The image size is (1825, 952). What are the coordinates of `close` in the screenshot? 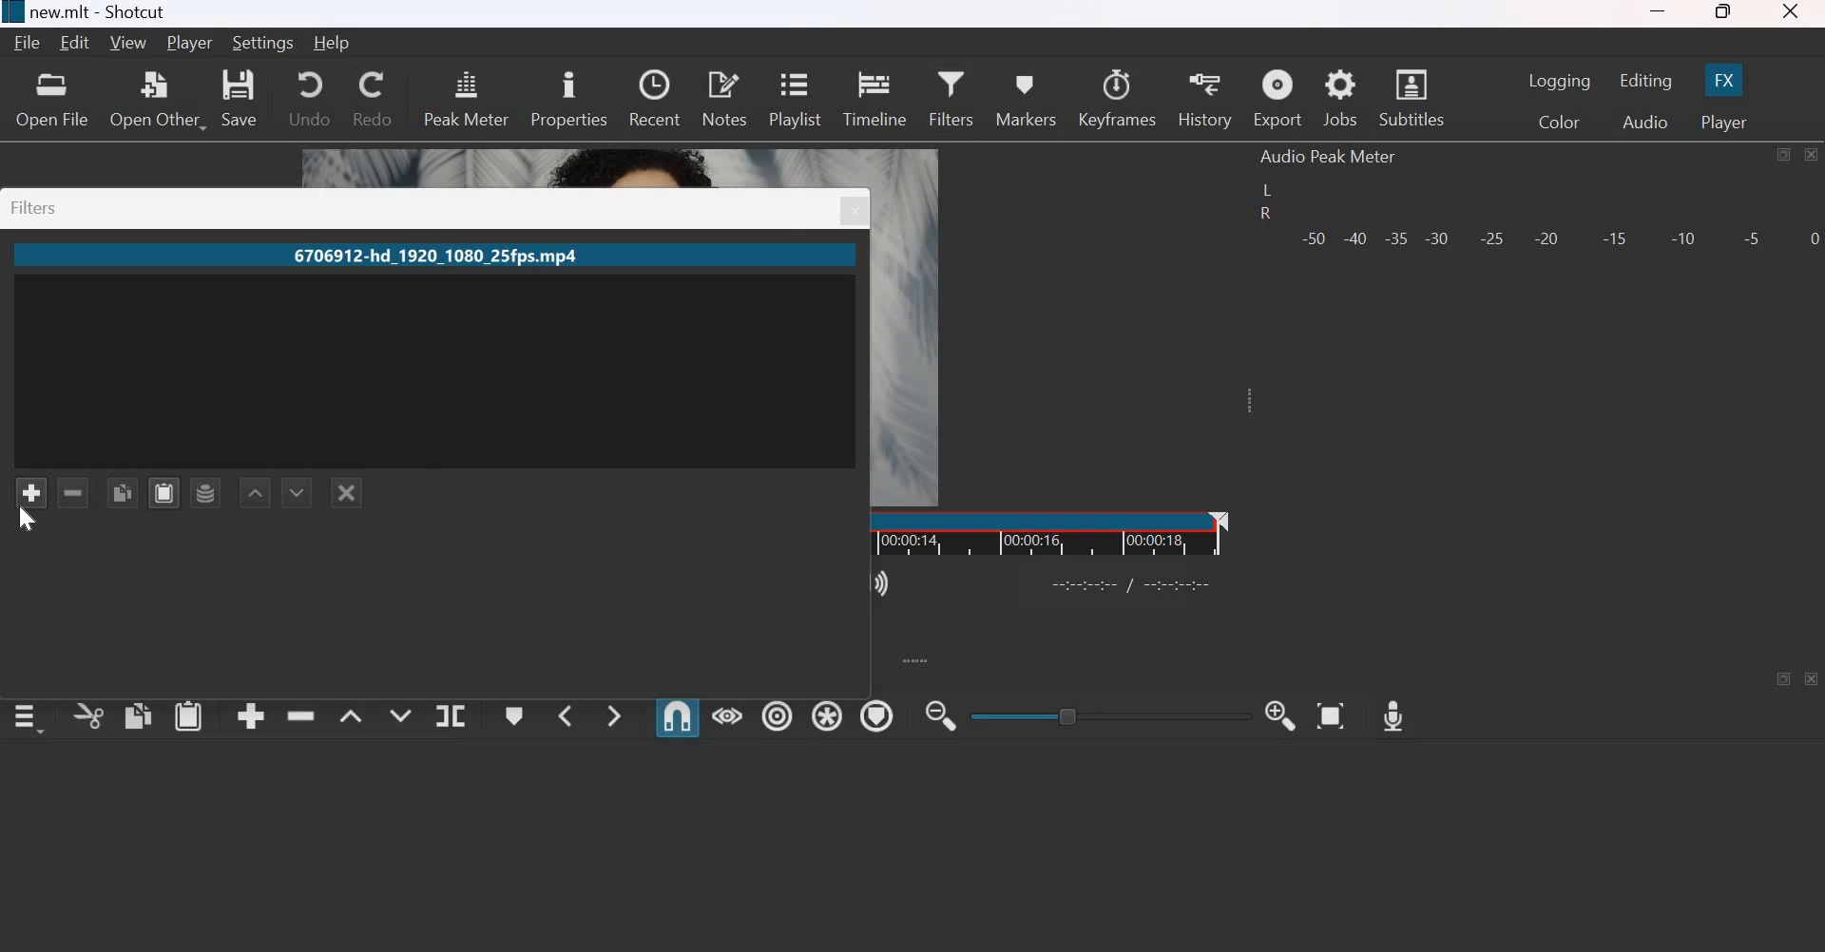 It's located at (1813, 679).